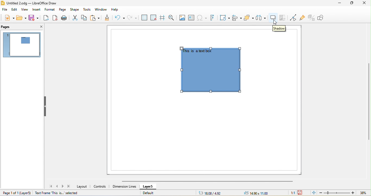 The height and width of the screenshot is (196, 371). What do you see at coordinates (45, 106) in the screenshot?
I see `hide` at bounding box center [45, 106].